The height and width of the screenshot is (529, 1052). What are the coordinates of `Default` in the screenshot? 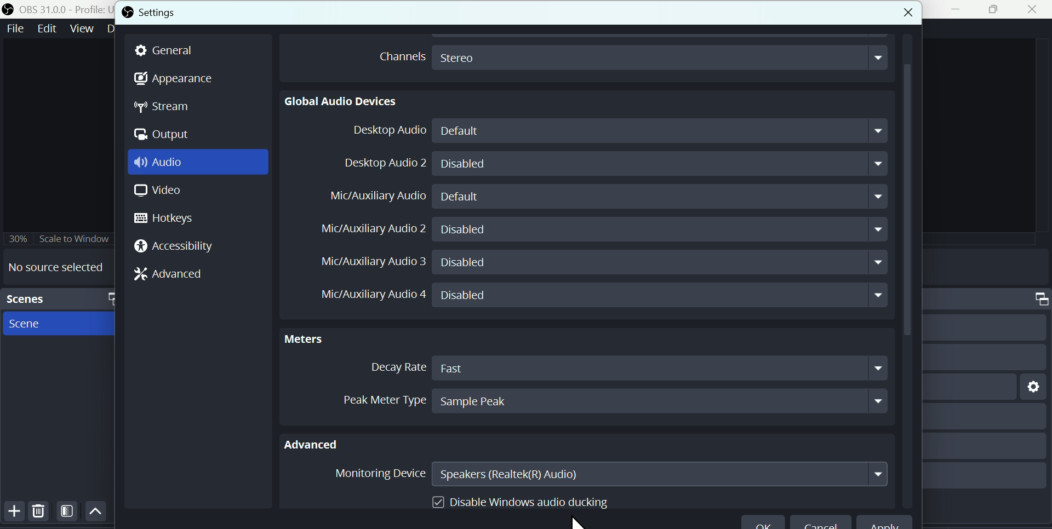 It's located at (662, 197).